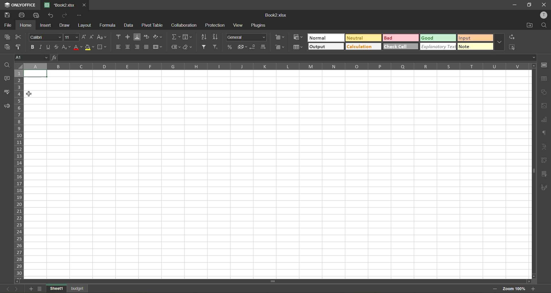 The width and height of the screenshot is (551, 293). I want to click on format as table, so click(299, 48).